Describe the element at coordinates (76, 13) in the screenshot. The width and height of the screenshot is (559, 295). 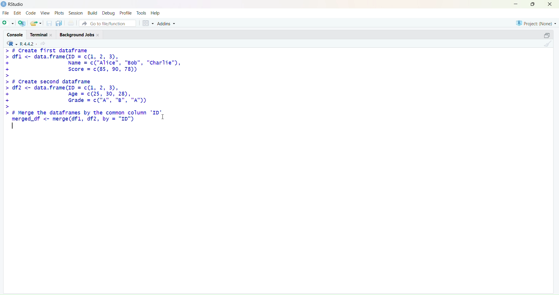
I see `Session` at that location.